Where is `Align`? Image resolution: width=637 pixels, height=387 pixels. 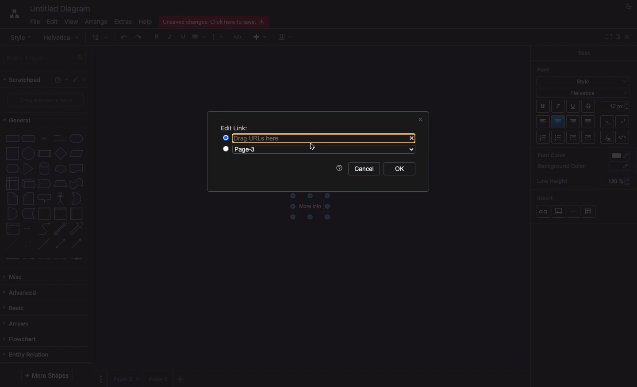
Align is located at coordinates (200, 38).